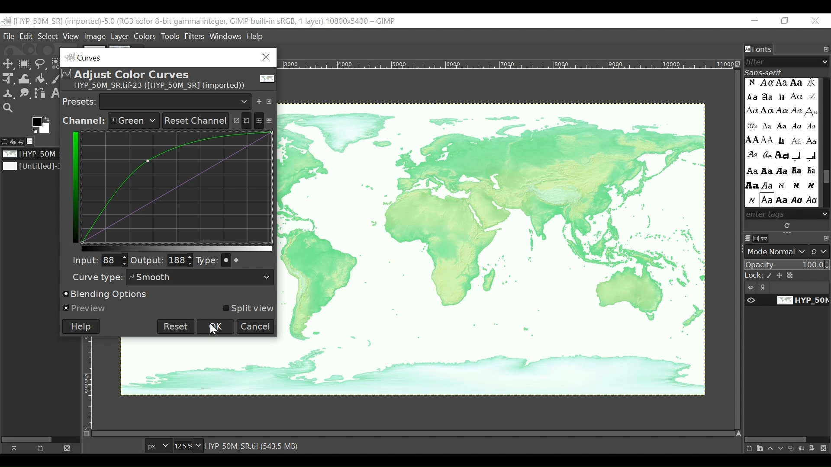 The height and width of the screenshot is (467, 831). What do you see at coordinates (41, 94) in the screenshot?
I see `Paths Tool` at bounding box center [41, 94].